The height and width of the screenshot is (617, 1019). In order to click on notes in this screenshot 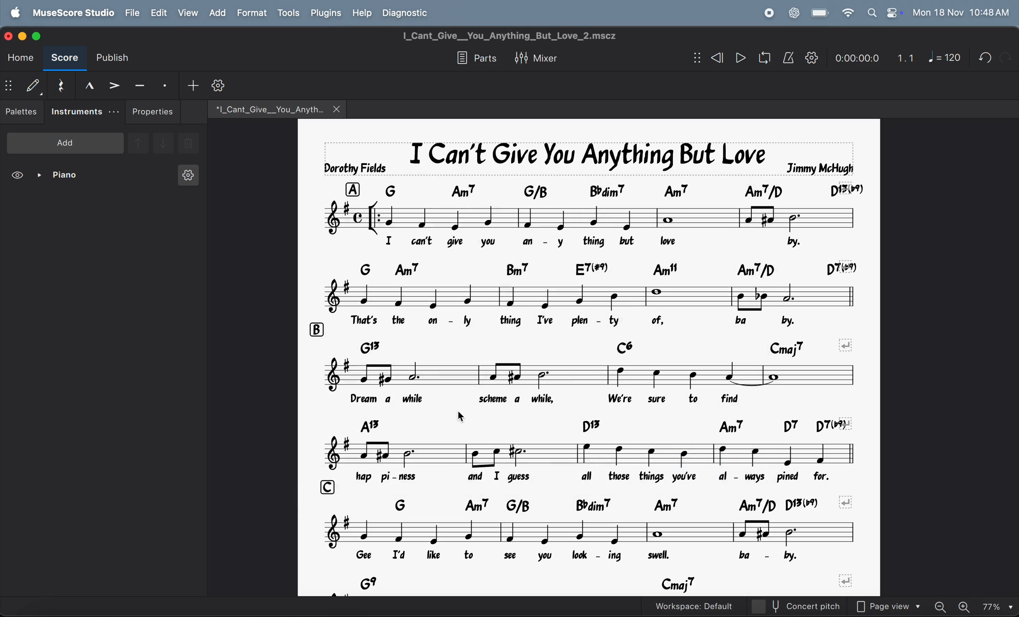, I will do `click(591, 531)`.